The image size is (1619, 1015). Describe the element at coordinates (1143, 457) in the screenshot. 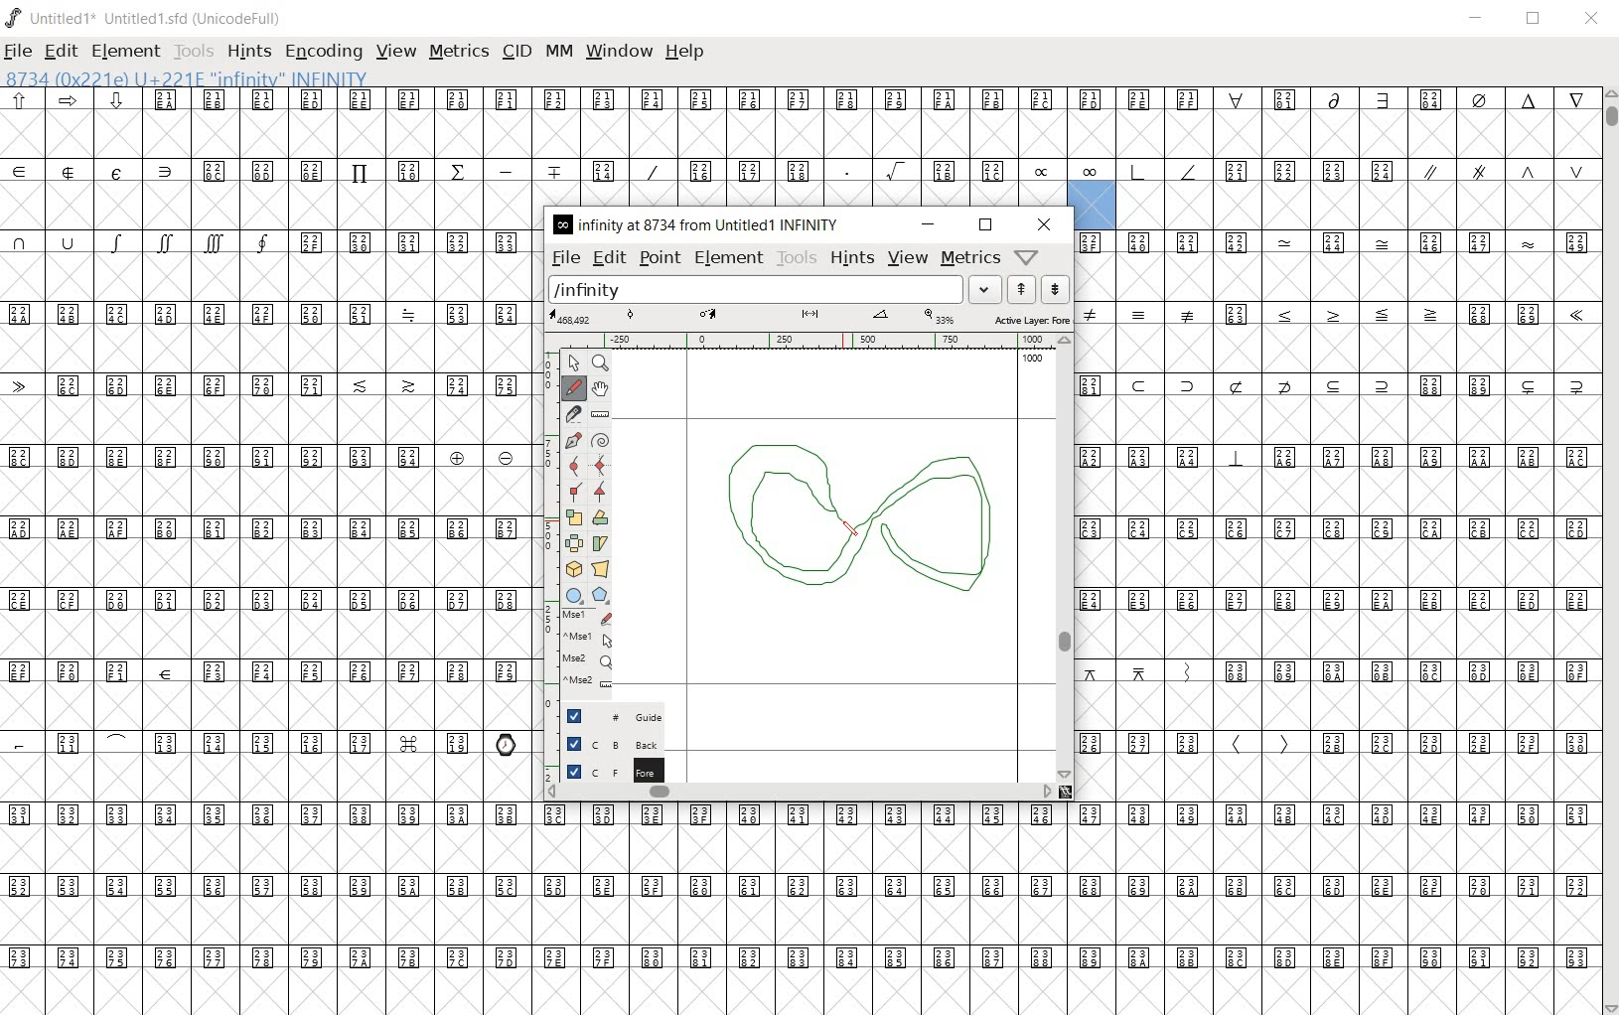

I see `Unicode code points` at that location.